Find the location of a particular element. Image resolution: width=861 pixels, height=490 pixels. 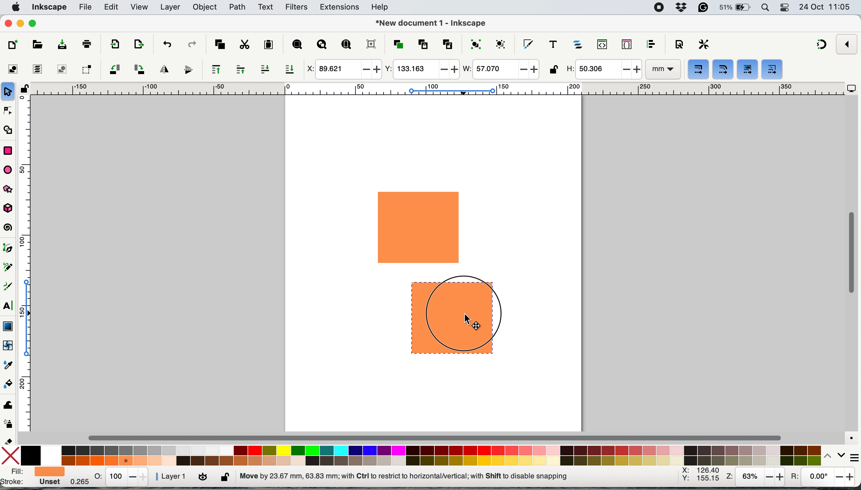

help is located at coordinates (382, 8).